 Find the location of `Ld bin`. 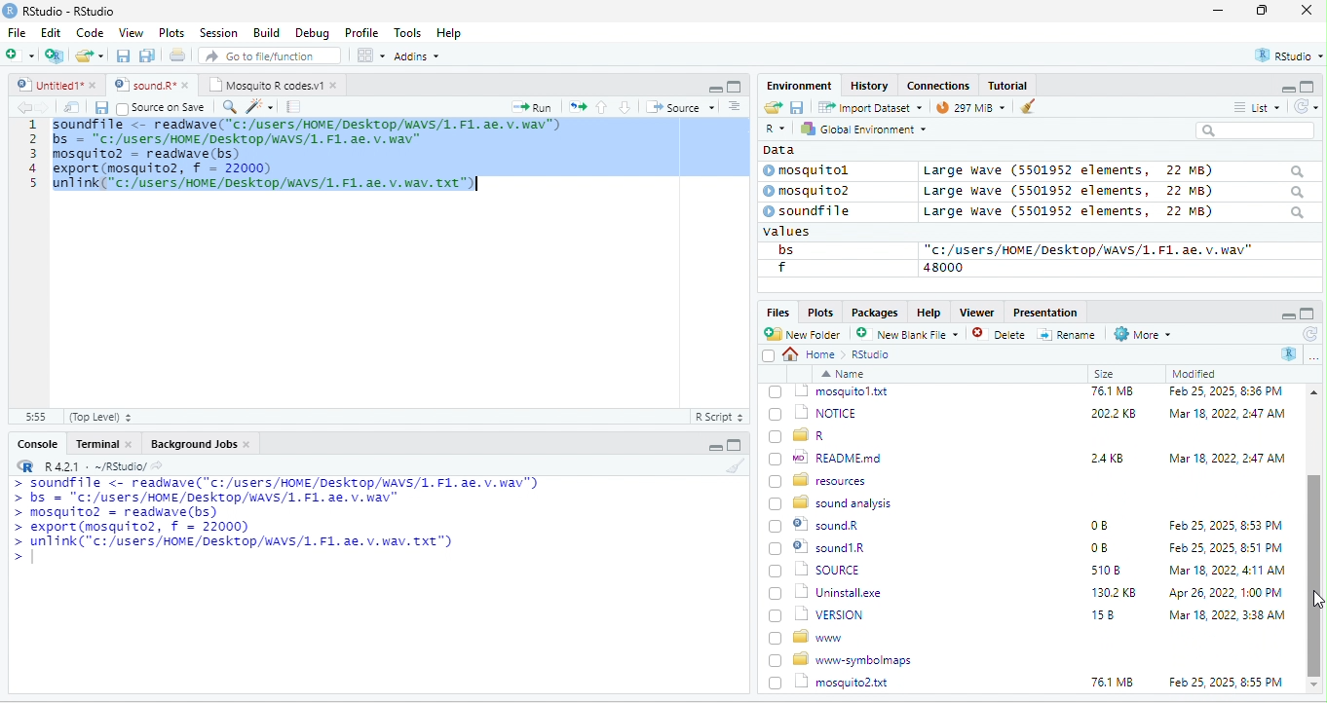

Ld bin is located at coordinates (804, 438).